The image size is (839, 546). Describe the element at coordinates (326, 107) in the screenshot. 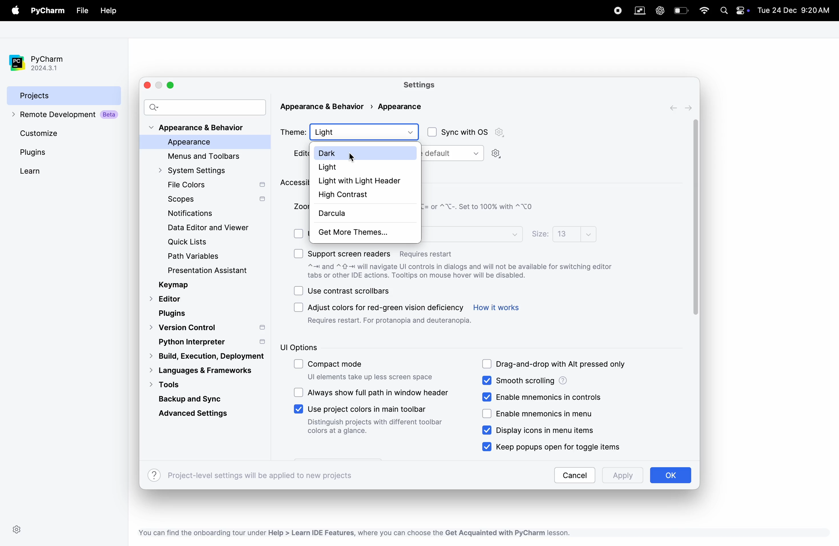

I see `apperance` at that location.